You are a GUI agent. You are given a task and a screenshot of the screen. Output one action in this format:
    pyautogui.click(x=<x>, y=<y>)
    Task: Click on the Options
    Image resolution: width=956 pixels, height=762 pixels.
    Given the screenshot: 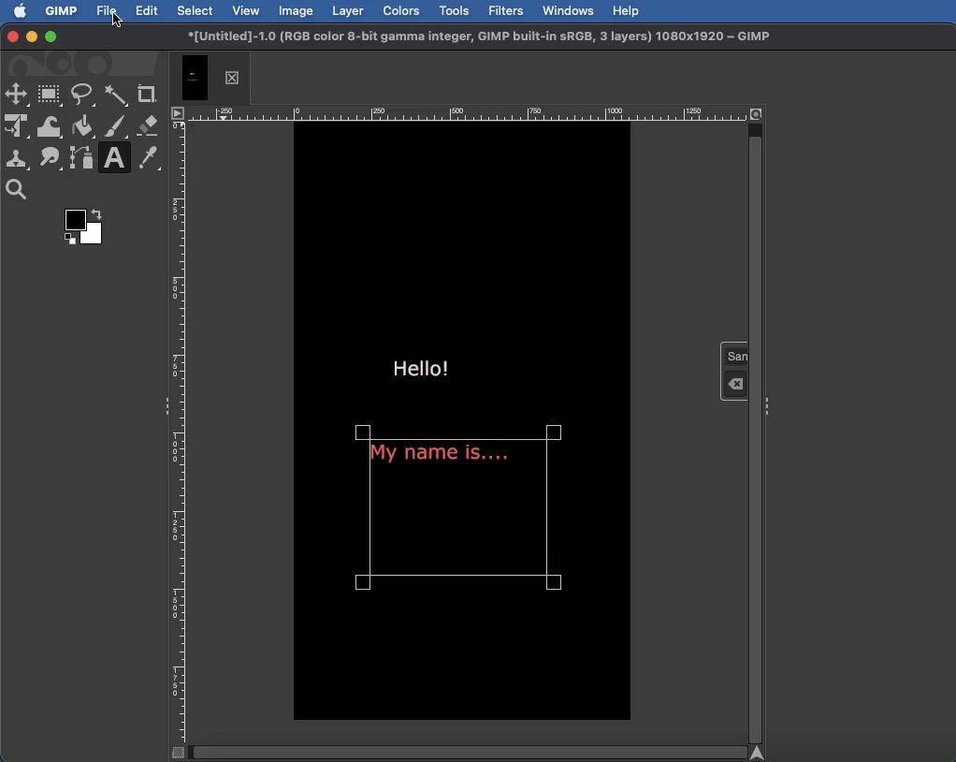 What is the action you would take?
    pyautogui.click(x=769, y=406)
    